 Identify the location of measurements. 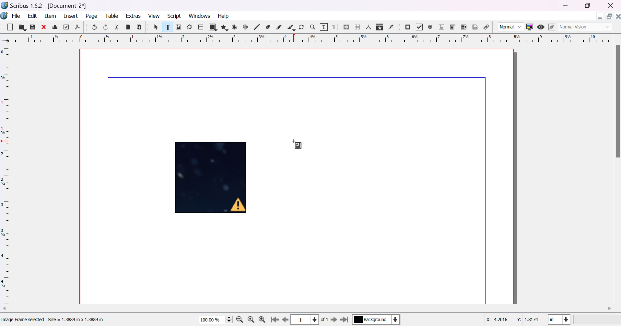
(369, 27).